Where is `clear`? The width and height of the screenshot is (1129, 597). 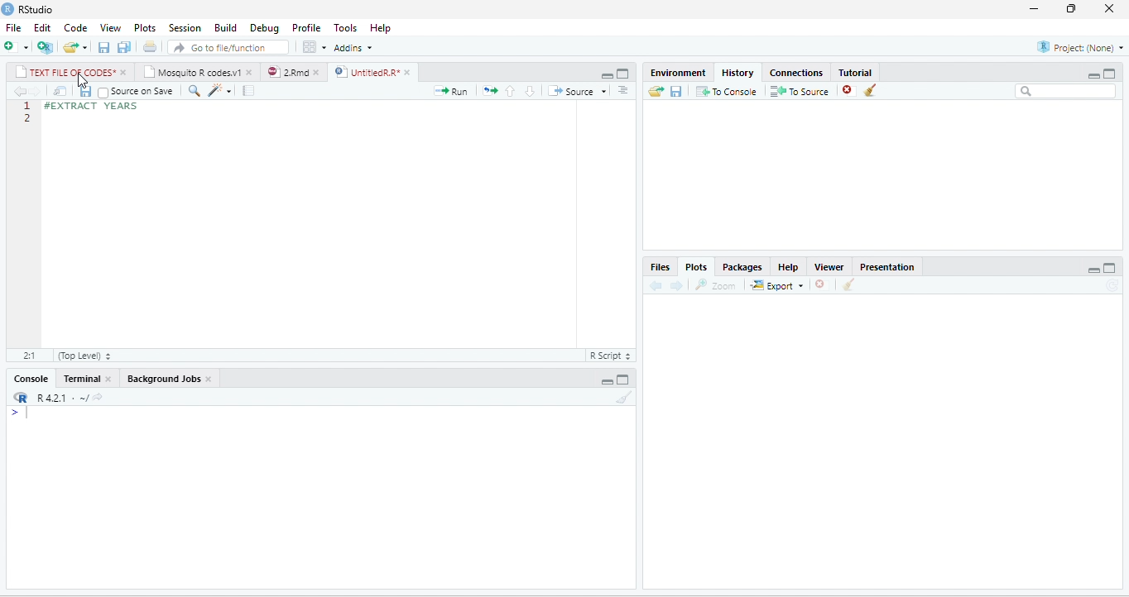
clear is located at coordinates (871, 90).